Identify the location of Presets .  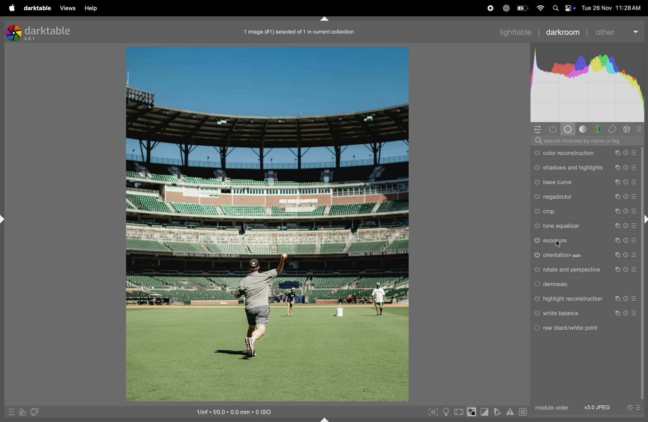
(635, 297).